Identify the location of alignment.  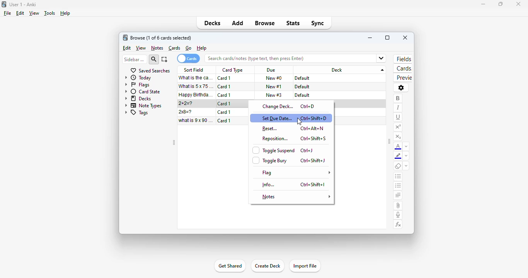
(398, 196).